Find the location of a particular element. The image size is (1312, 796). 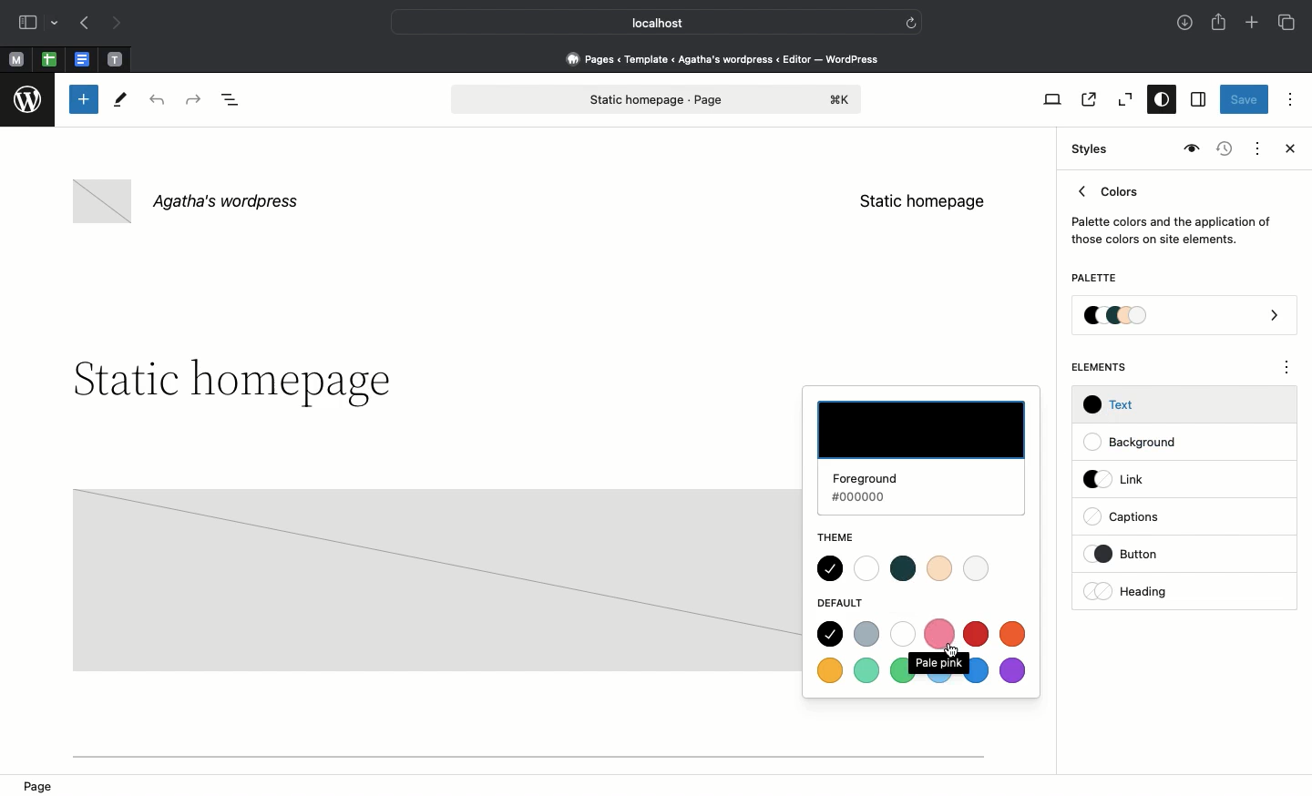

Default colors is located at coordinates (924, 655).